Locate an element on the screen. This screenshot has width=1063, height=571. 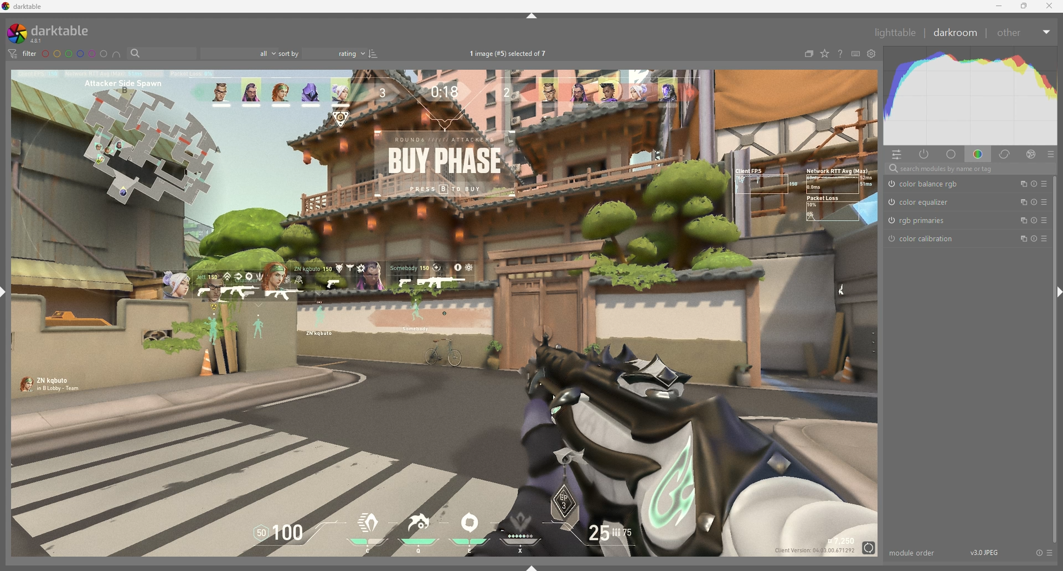
reset is located at coordinates (1035, 238).